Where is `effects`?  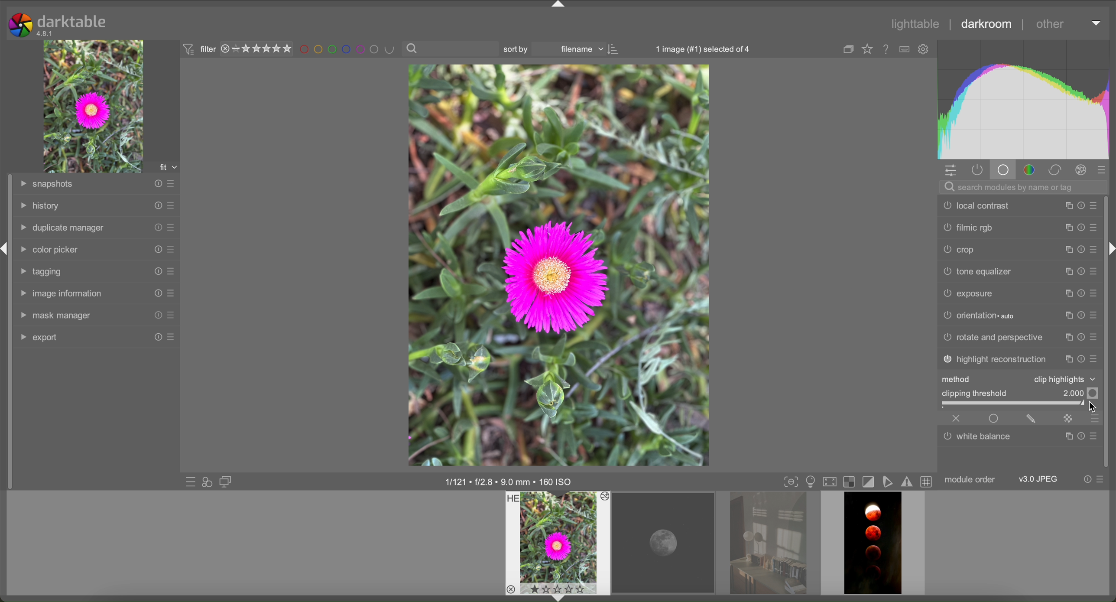
effects is located at coordinates (1080, 169).